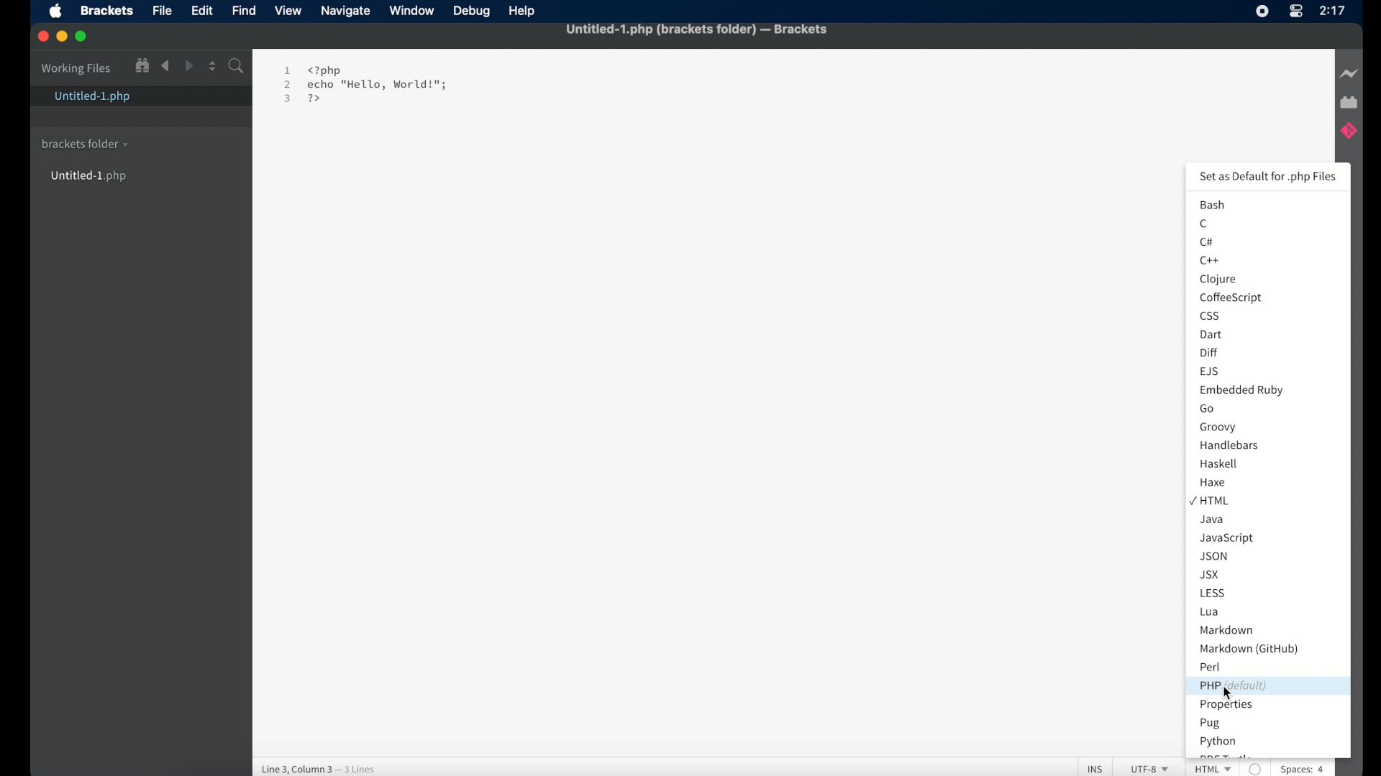 This screenshot has width=1381, height=776. What do you see at coordinates (1243, 390) in the screenshot?
I see `embedded ruby` at bounding box center [1243, 390].